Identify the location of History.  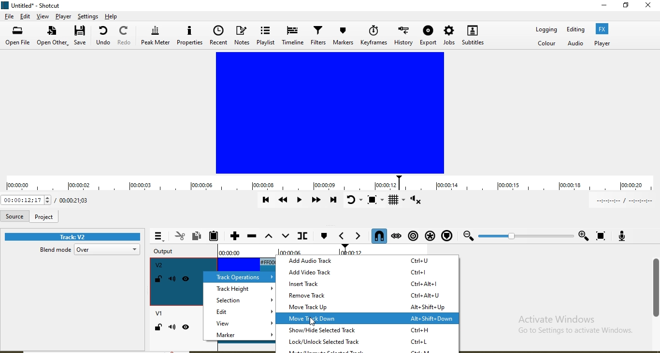
(402, 37).